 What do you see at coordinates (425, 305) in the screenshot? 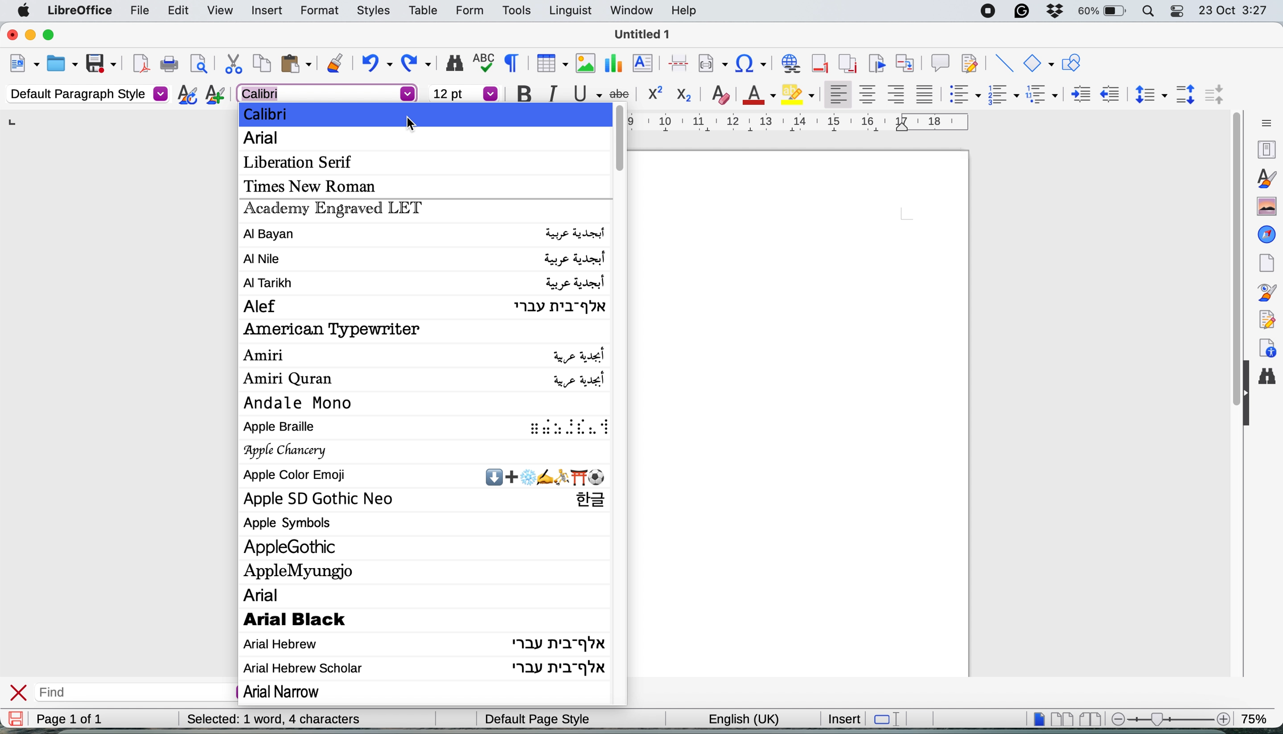
I see `alef` at bounding box center [425, 305].